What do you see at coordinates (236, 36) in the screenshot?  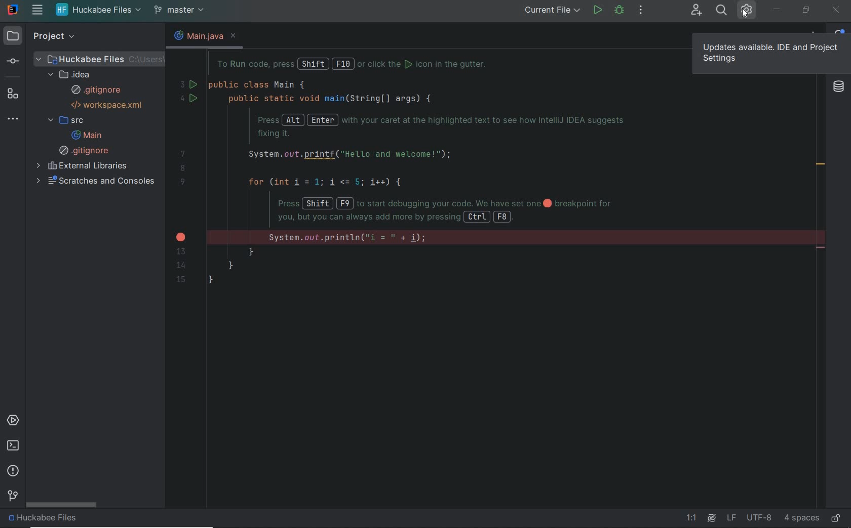 I see `close` at bounding box center [236, 36].